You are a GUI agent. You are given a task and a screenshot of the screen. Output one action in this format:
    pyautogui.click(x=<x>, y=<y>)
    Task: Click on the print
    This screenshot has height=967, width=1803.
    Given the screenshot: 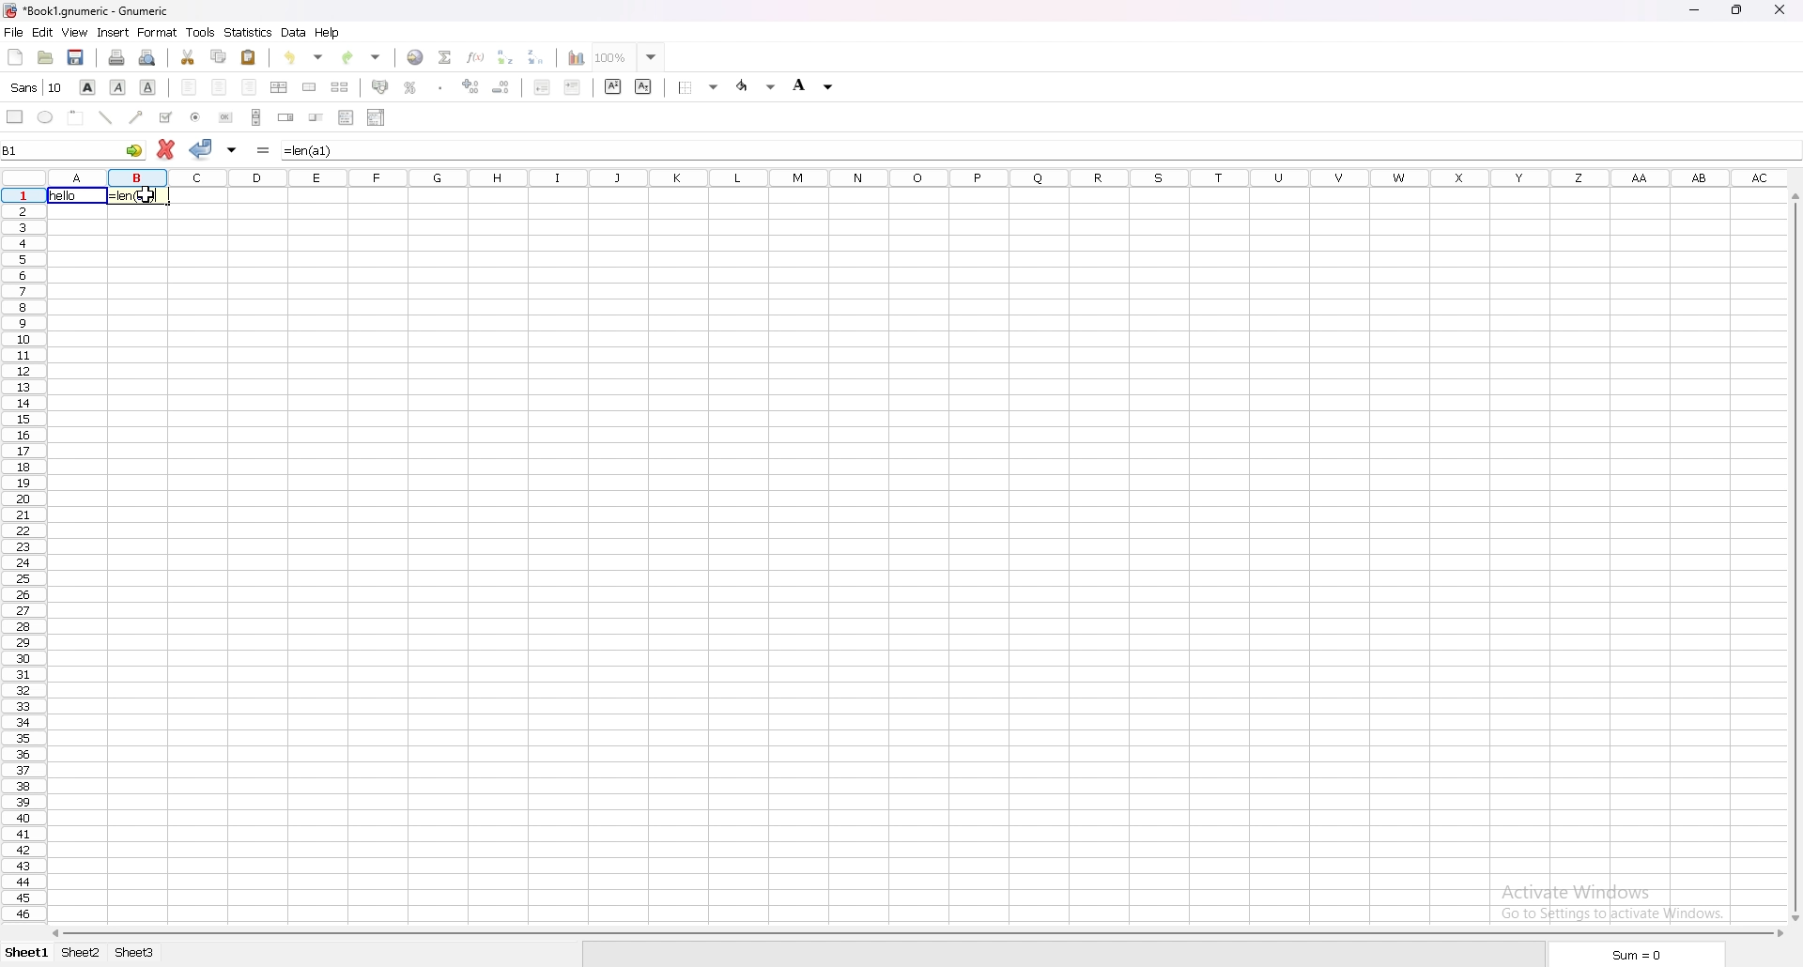 What is the action you would take?
    pyautogui.click(x=116, y=57)
    